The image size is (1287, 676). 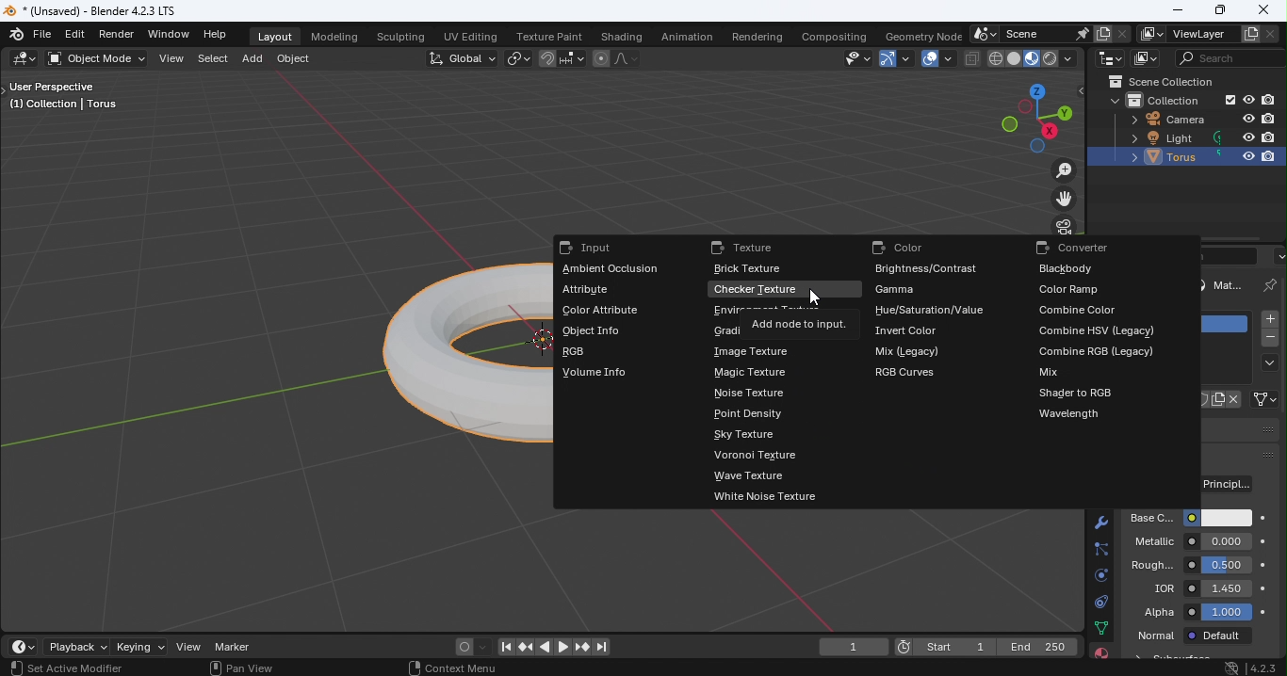 I want to click on Magic texture, so click(x=752, y=374).